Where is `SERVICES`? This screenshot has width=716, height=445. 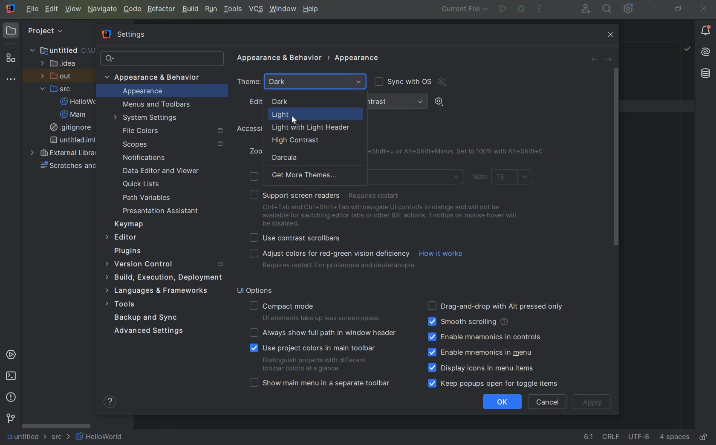 SERVICES is located at coordinates (11, 355).